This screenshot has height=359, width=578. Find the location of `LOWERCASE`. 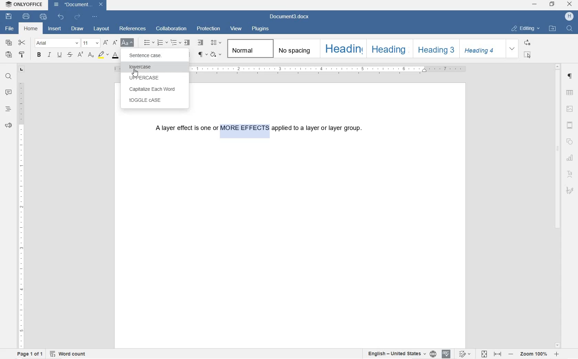

LOWERCASE is located at coordinates (151, 67).